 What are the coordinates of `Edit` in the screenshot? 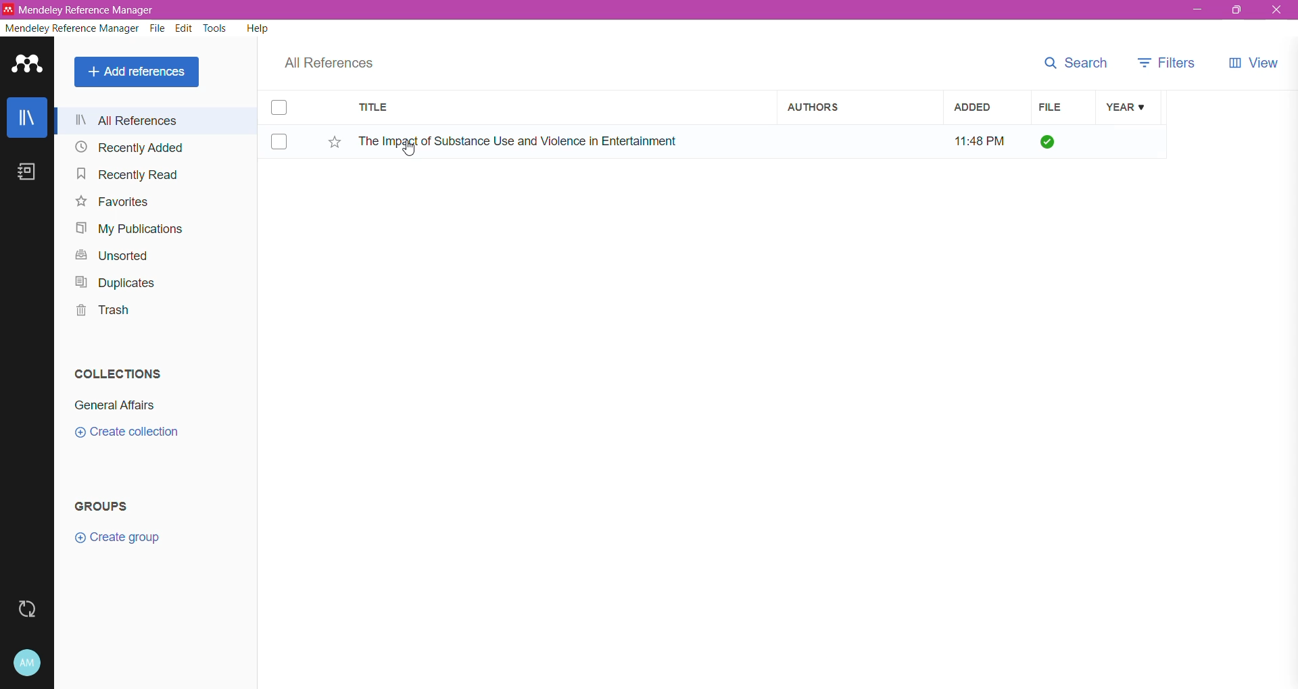 It's located at (185, 27).